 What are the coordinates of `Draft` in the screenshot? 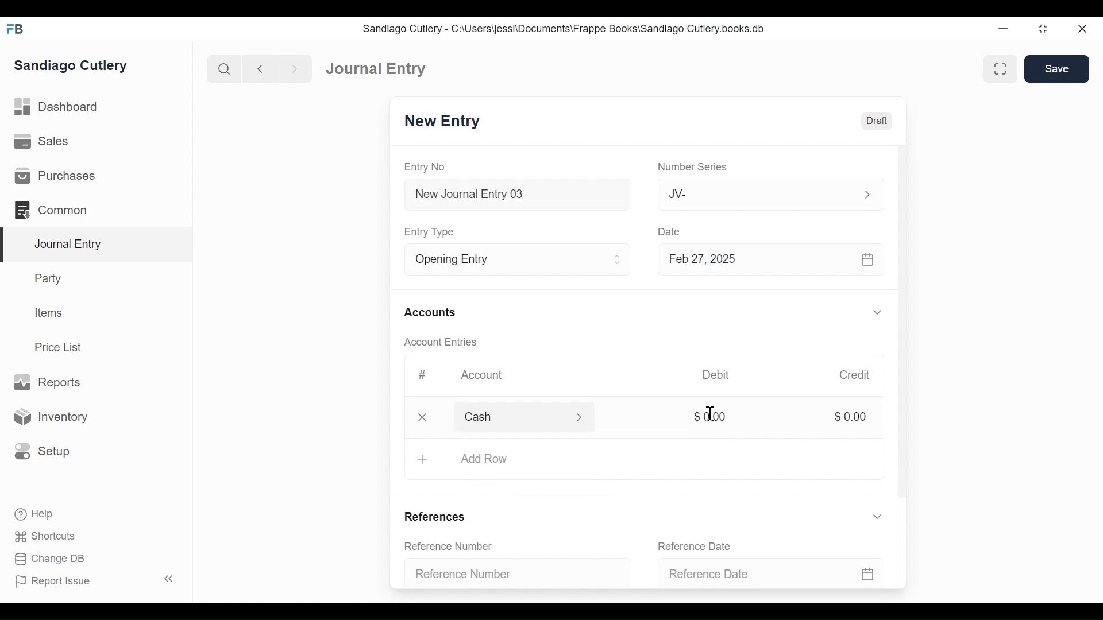 It's located at (876, 122).